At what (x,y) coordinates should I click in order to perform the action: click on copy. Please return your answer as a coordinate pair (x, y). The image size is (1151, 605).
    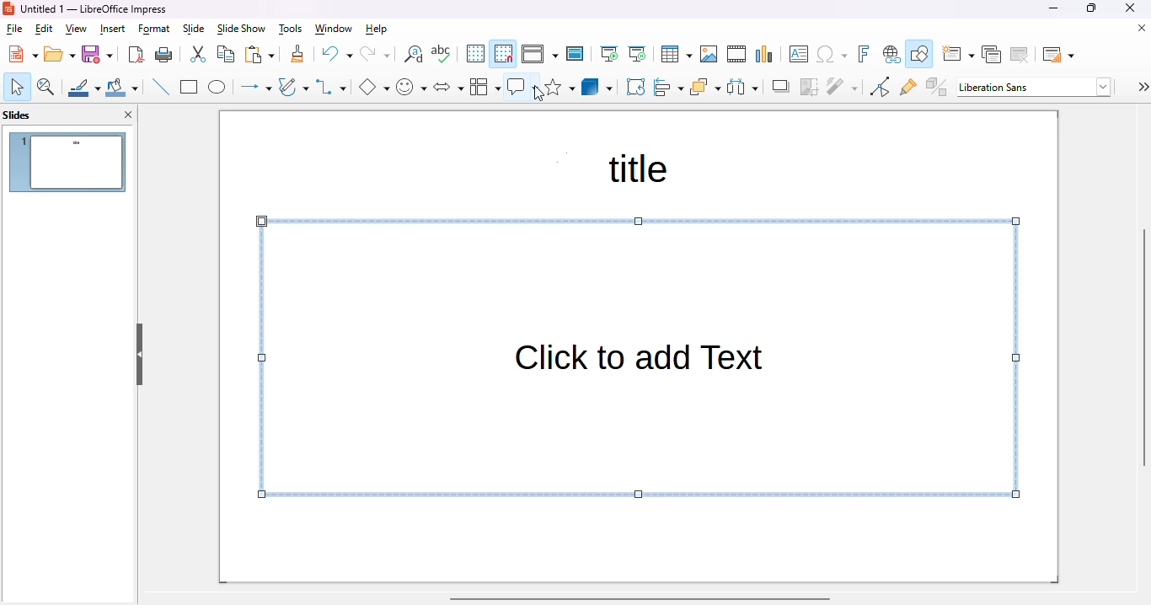
    Looking at the image, I should click on (226, 54).